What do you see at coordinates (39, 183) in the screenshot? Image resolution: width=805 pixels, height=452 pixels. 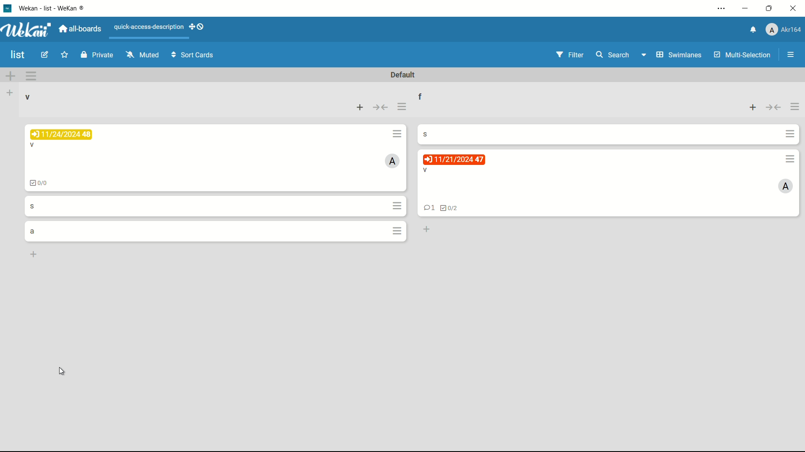 I see `checklist` at bounding box center [39, 183].